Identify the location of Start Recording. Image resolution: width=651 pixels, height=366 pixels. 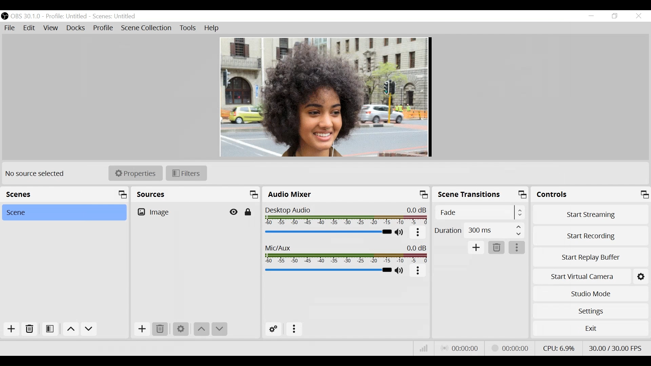
(590, 236).